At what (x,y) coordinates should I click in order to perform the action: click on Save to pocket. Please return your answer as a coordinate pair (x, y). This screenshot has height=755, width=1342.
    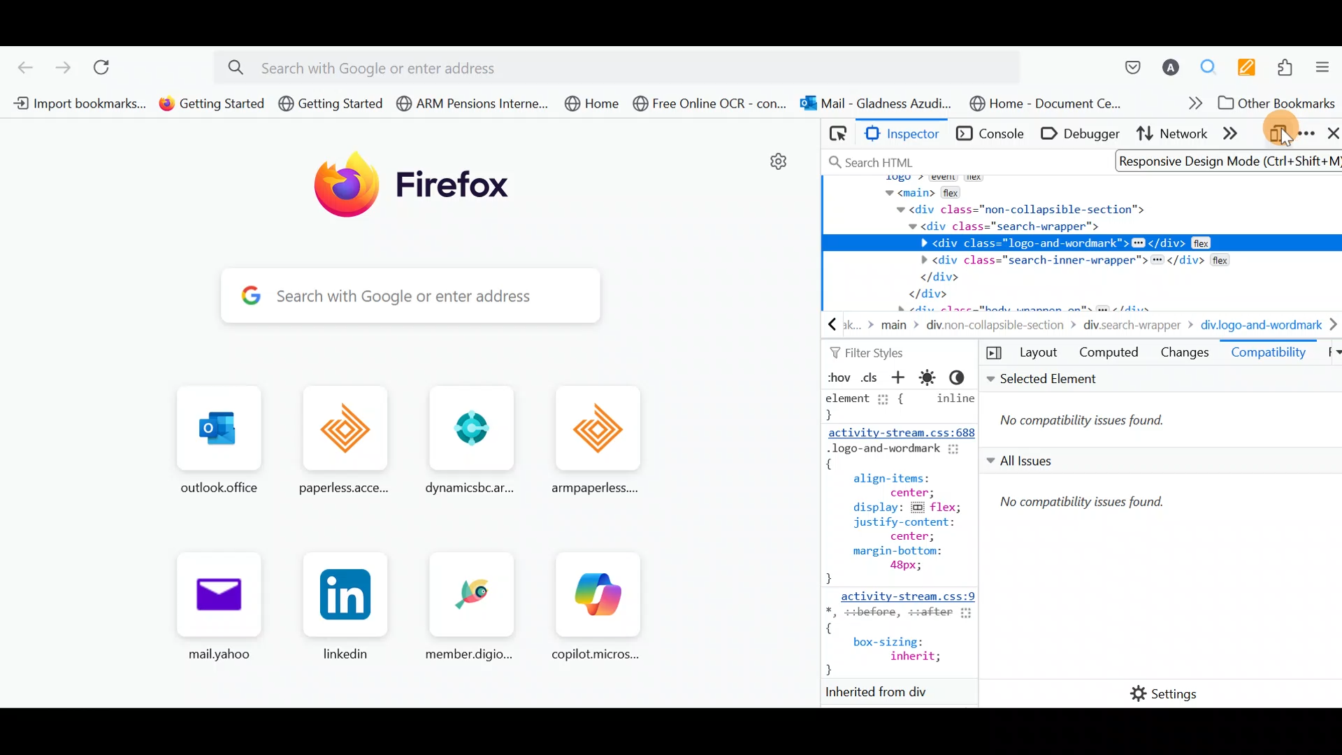
    Looking at the image, I should click on (1131, 60).